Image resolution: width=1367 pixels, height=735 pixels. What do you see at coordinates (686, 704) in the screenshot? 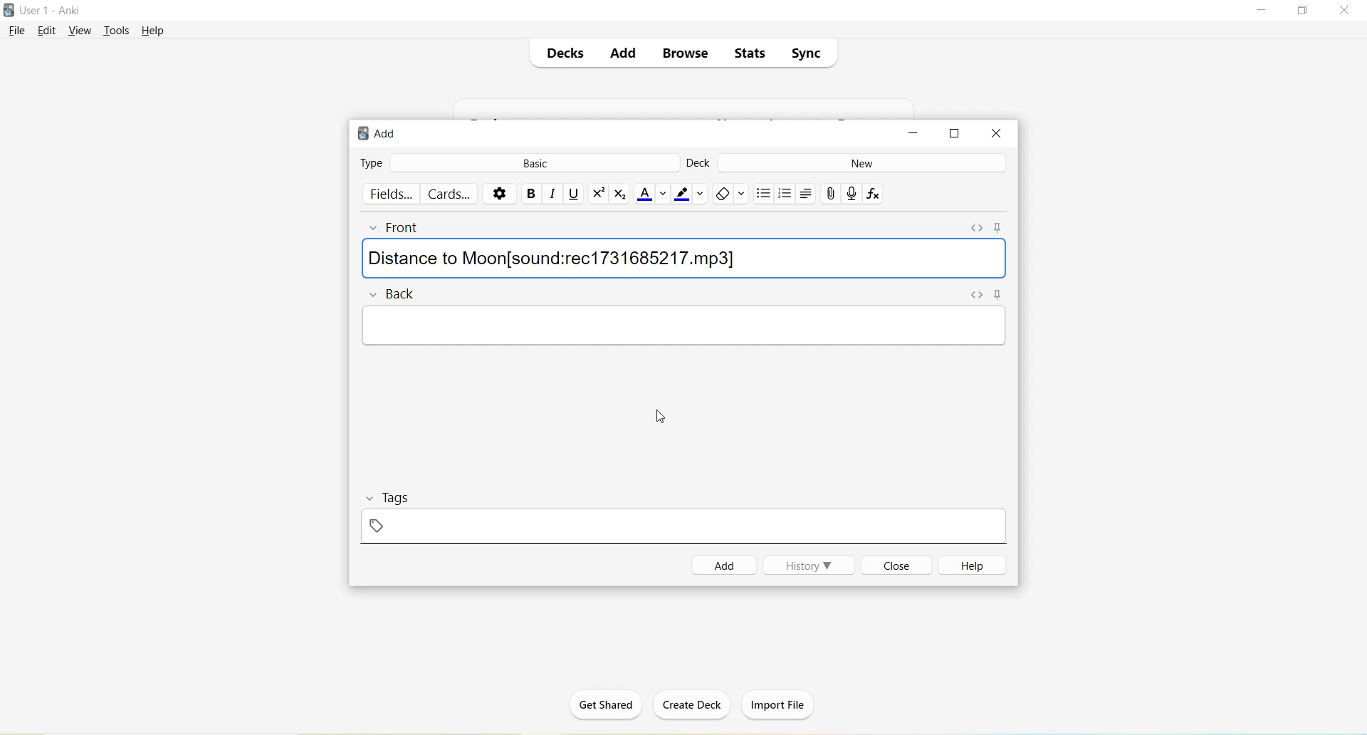
I see `Create Deck` at bounding box center [686, 704].